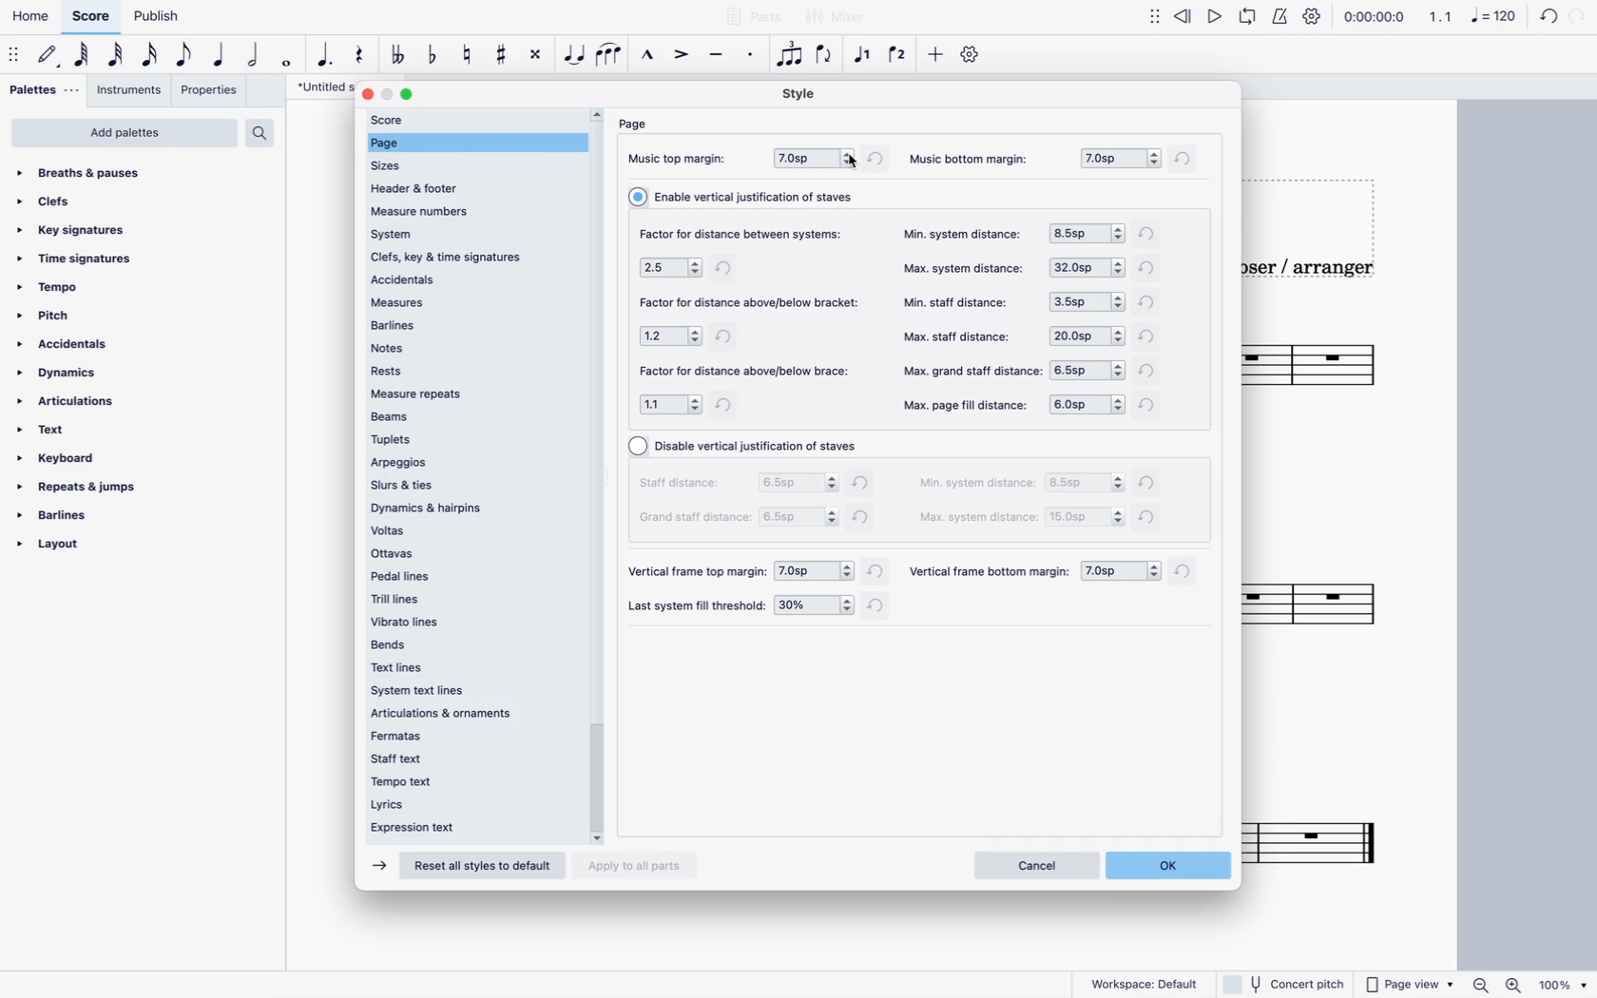  Describe the element at coordinates (115, 56) in the screenshot. I see `32nd note` at that location.